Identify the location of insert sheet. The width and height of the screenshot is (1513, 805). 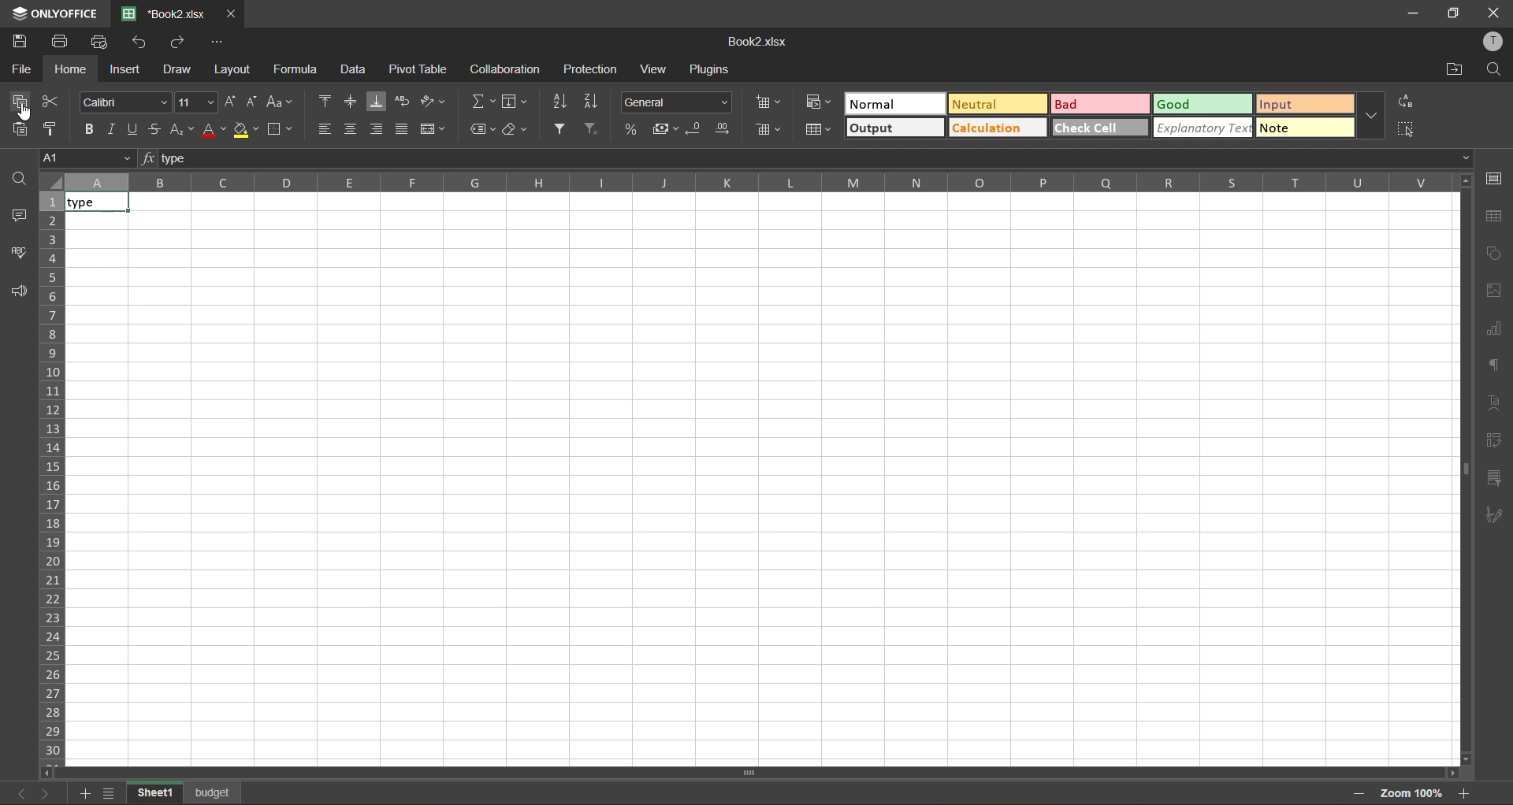
(82, 793).